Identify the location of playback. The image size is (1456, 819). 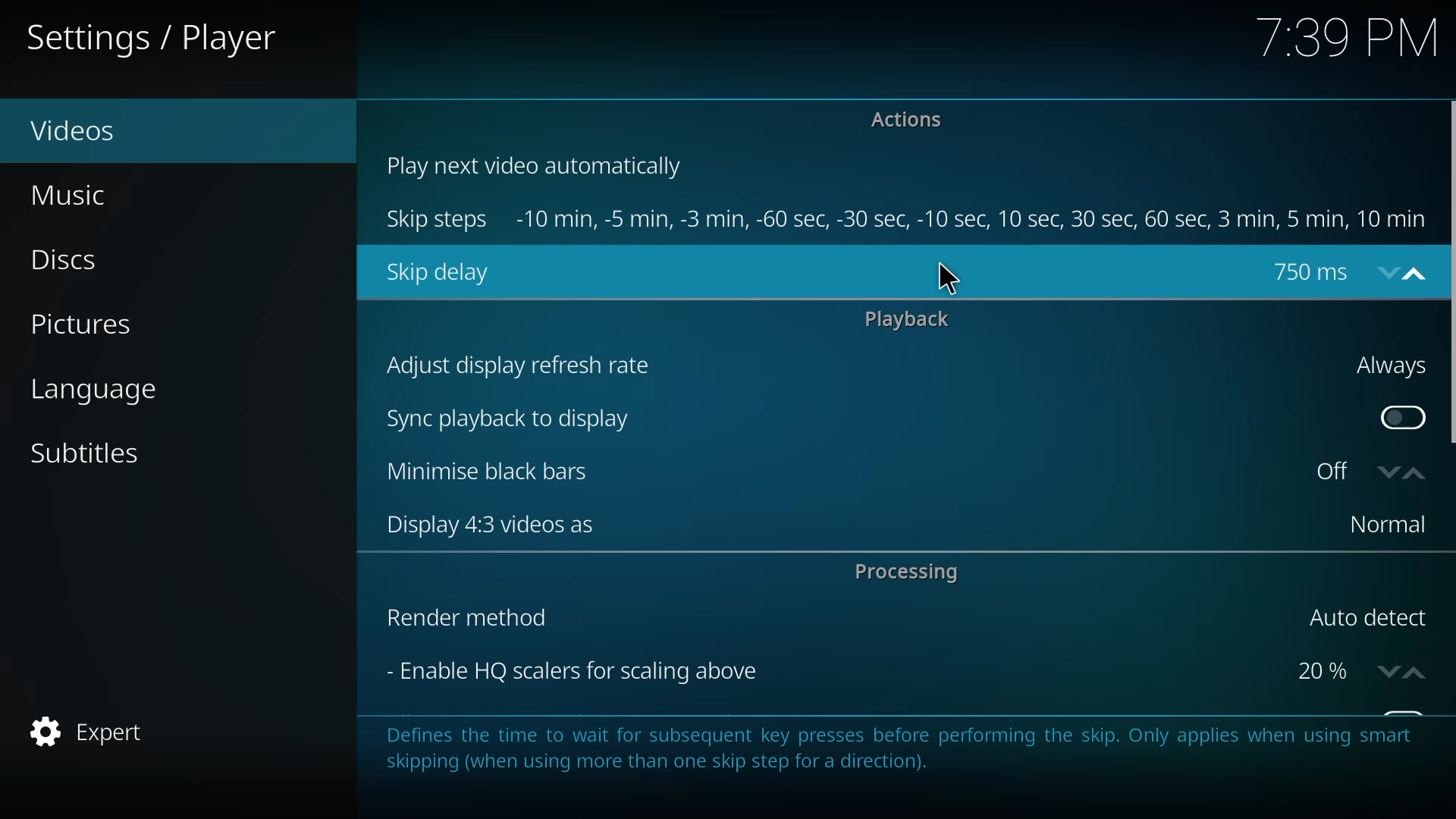
(911, 318).